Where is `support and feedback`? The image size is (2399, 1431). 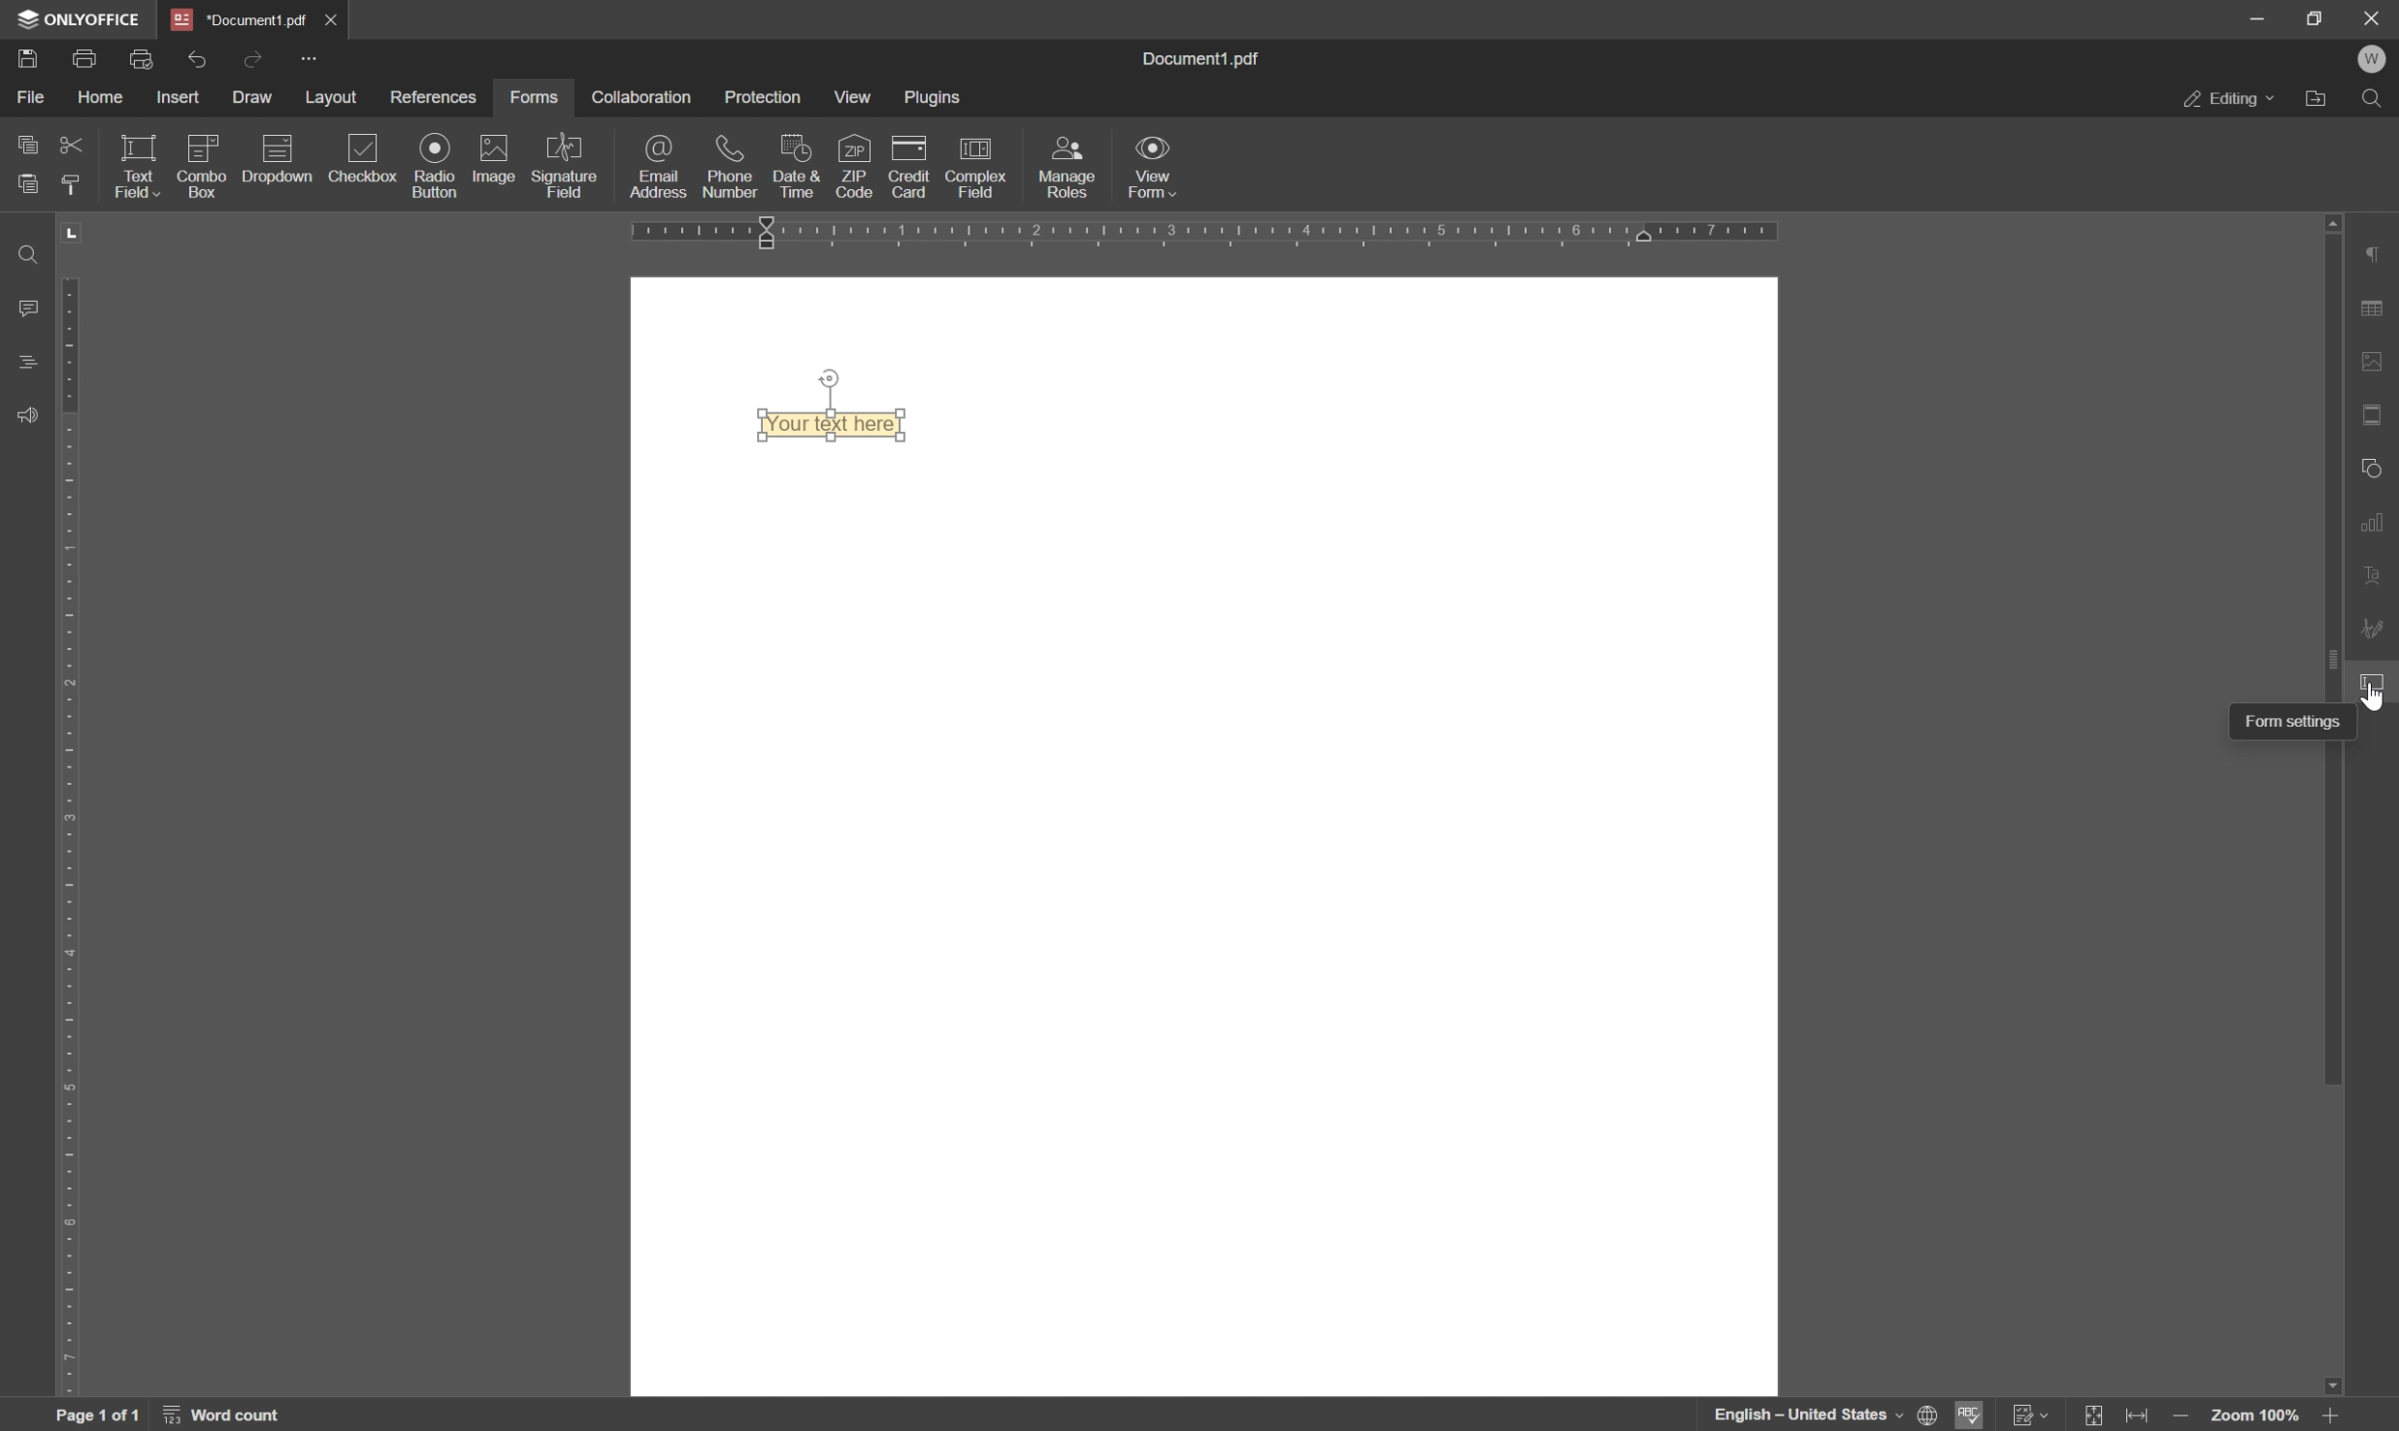
support and feedback is located at coordinates (19, 413).